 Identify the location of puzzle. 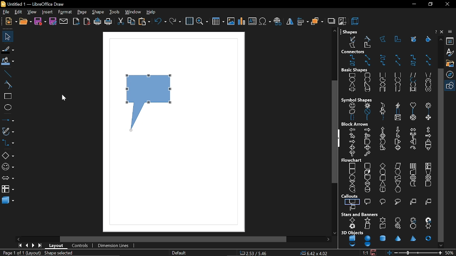
(382, 112).